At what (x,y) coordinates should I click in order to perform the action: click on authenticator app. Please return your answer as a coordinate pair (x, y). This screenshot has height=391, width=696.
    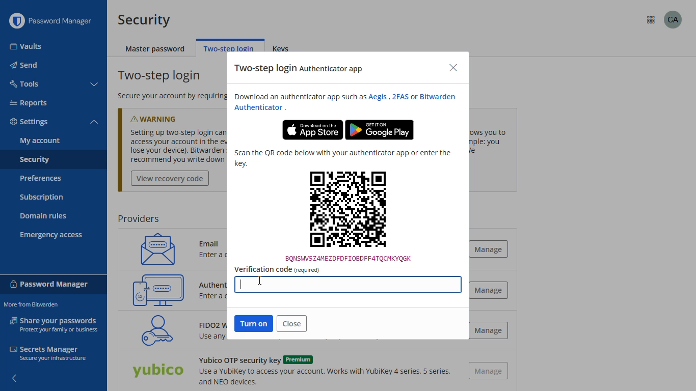
    Looking at the image, I should click on (158, 290).